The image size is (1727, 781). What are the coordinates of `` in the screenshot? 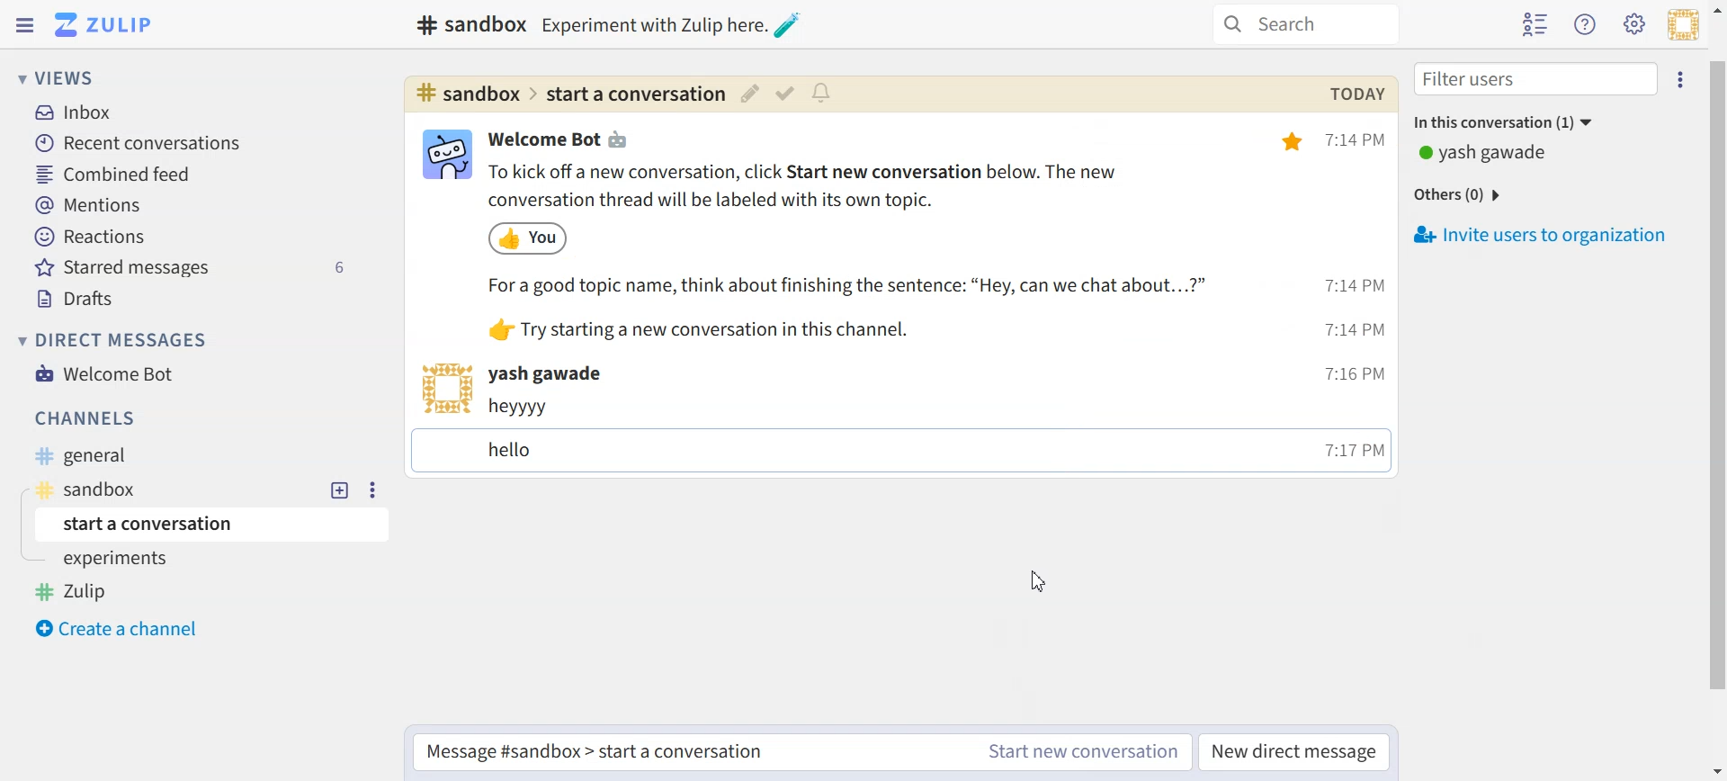 It's located at (741, 328).